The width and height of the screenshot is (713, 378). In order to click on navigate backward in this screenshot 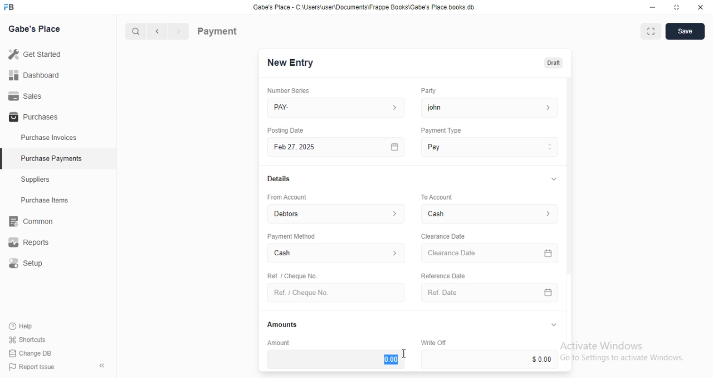, I will do `click(159, 32)`.